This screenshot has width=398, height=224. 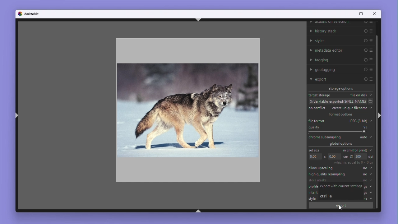 I want to click on Dimensions, so click(x=337, y=156).